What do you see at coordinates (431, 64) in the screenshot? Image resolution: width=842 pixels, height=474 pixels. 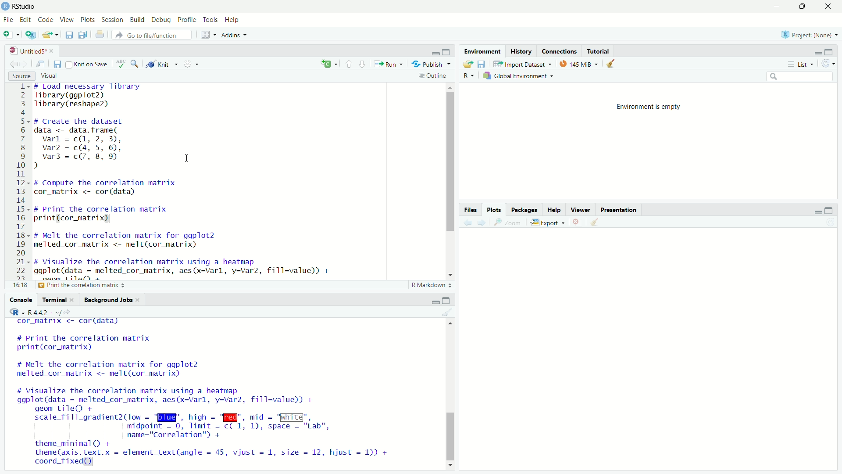 I see `publish` at bounding box center [431, 64].